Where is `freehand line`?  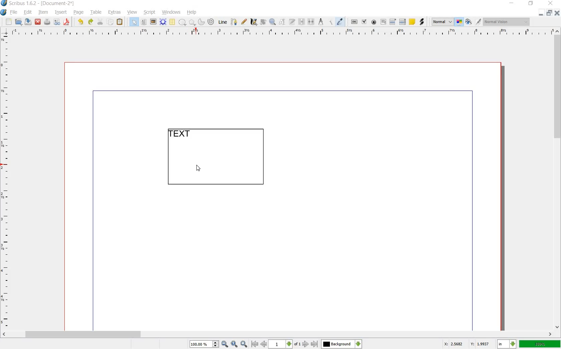
freehand line is located at coordinates (244, 21).